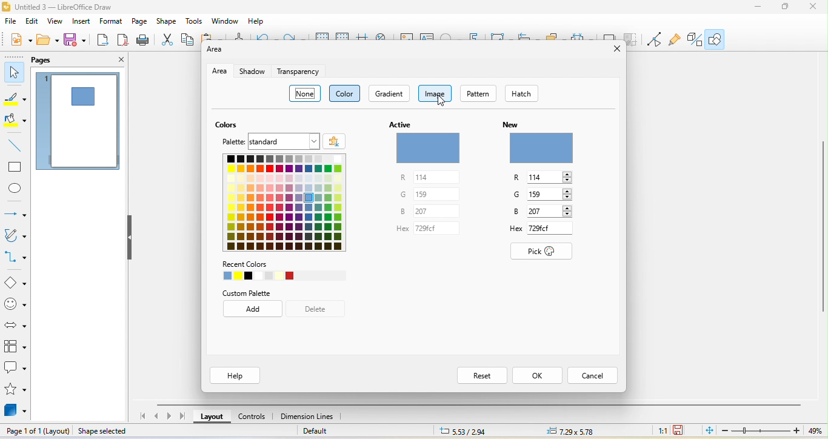 The width and height of the screenshot is (828, 439). I want to click on line color, so click(15, 99).